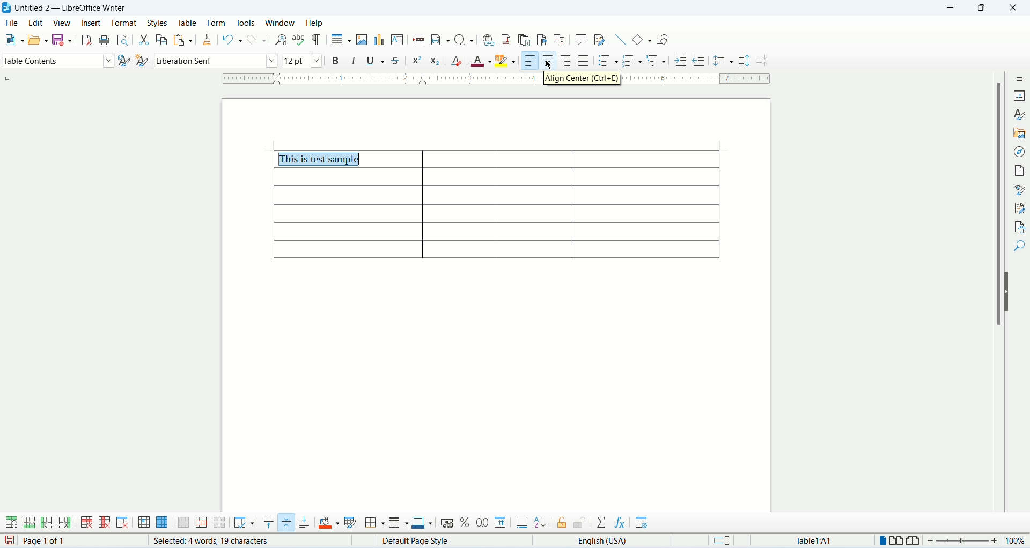 This screenshot has height=548, width=1030. What do you see at coordinates (162, 524) in the screenshot?
I see `select table` at bounding box center [162, 524].